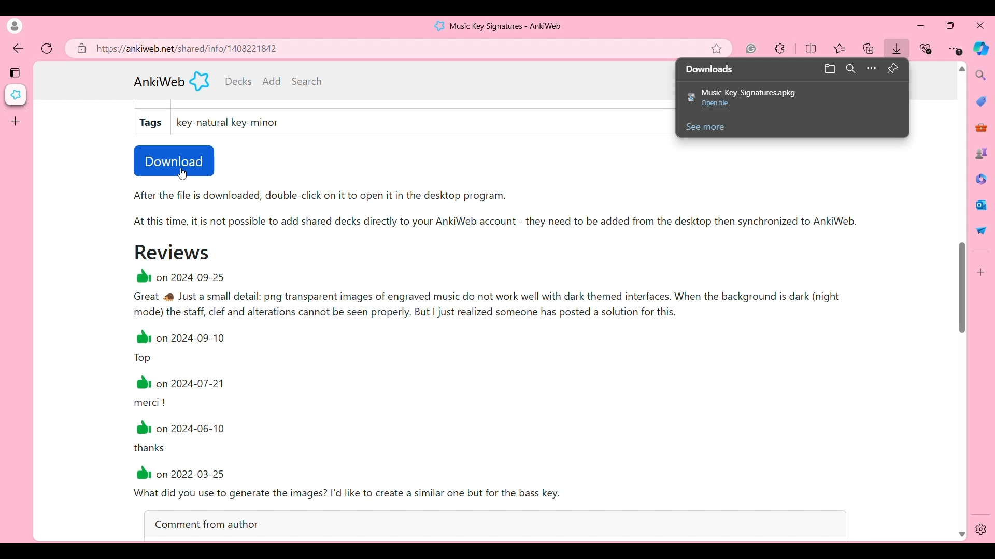 This screenshot has width=995, height=559. I want to click on Browser essentials, so click(927, 49).